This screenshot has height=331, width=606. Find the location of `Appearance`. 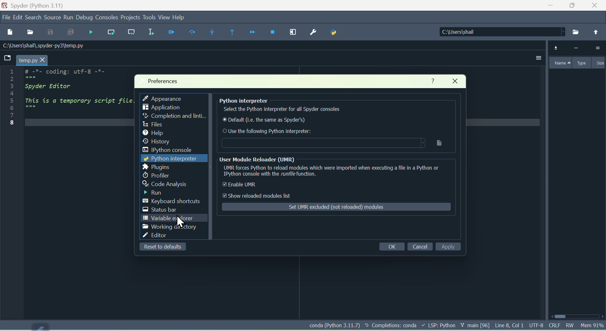

Appearance is located at coordinates (164, 97).